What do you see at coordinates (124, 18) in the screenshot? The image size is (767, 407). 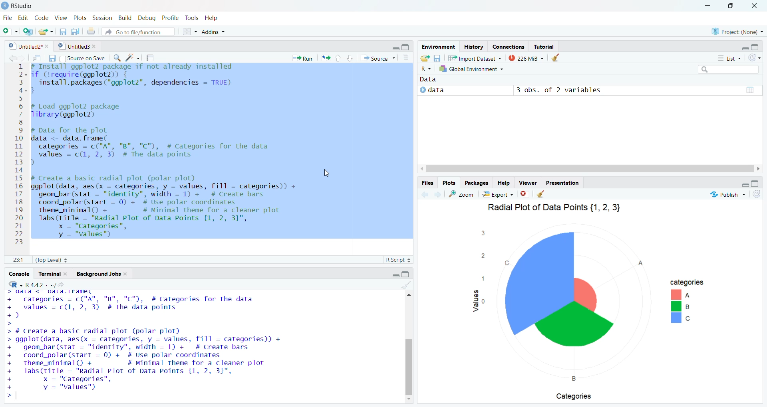 I see `Build` at bounding box center [124, 18].